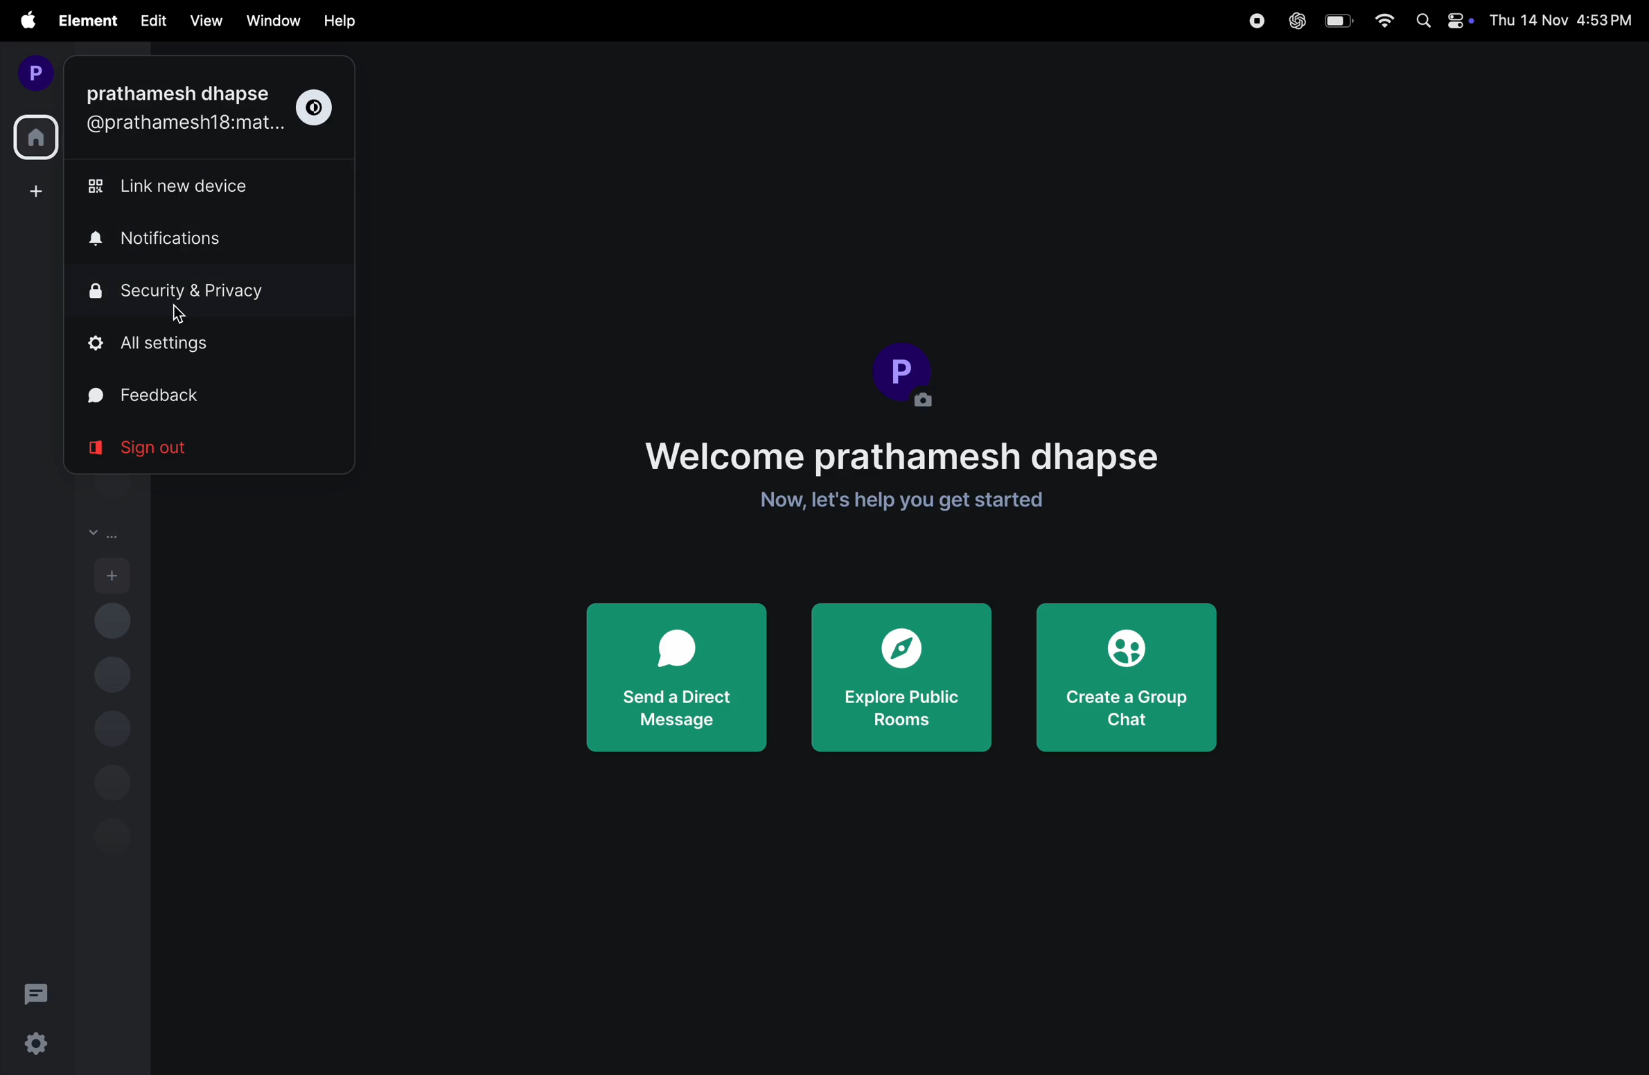  I want to click on notifications, so click(177, 240).